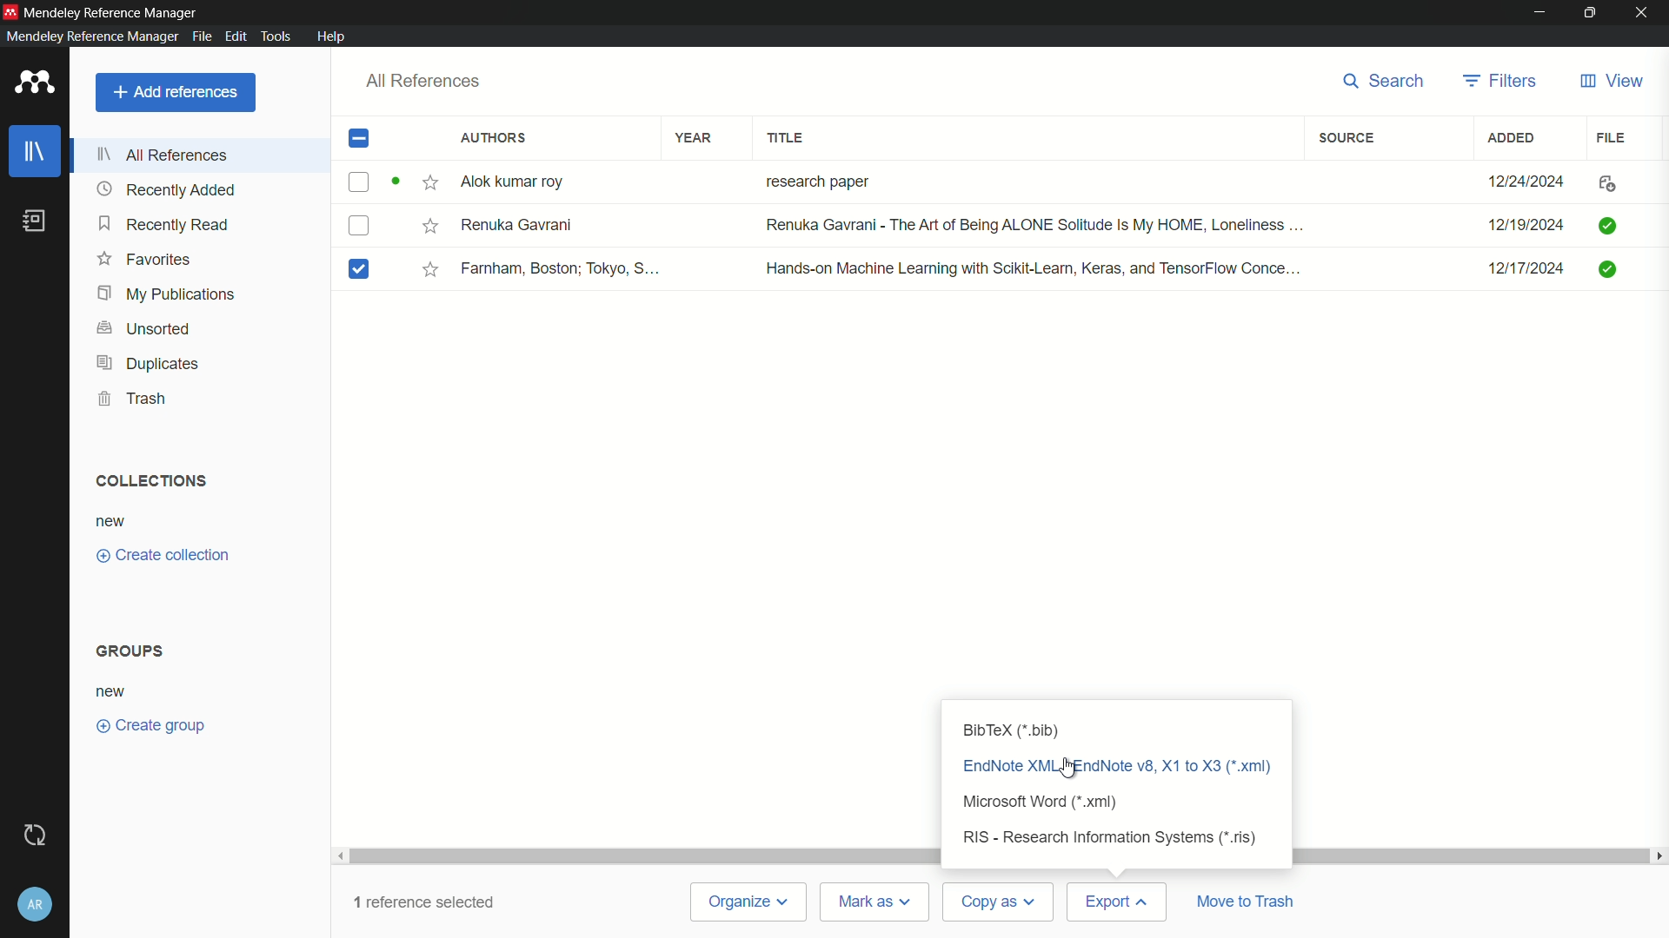 The height and width of the screenshot is (938, 1669). I want to click on file, so click(1608, 138).